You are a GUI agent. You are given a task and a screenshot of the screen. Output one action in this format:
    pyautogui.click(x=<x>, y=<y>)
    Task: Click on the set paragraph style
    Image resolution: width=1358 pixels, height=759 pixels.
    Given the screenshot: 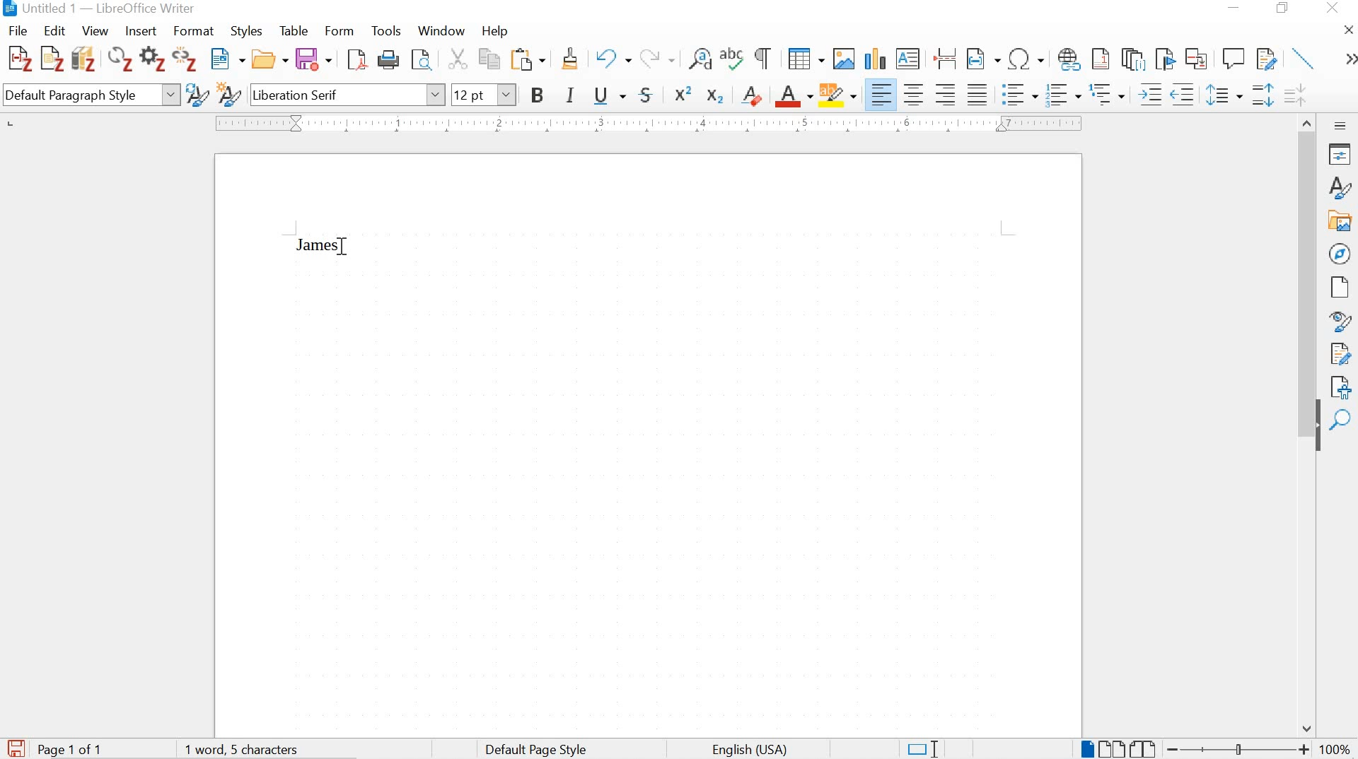 What is the action you would take?
    pyautogui.click(x=91, y=94)
    